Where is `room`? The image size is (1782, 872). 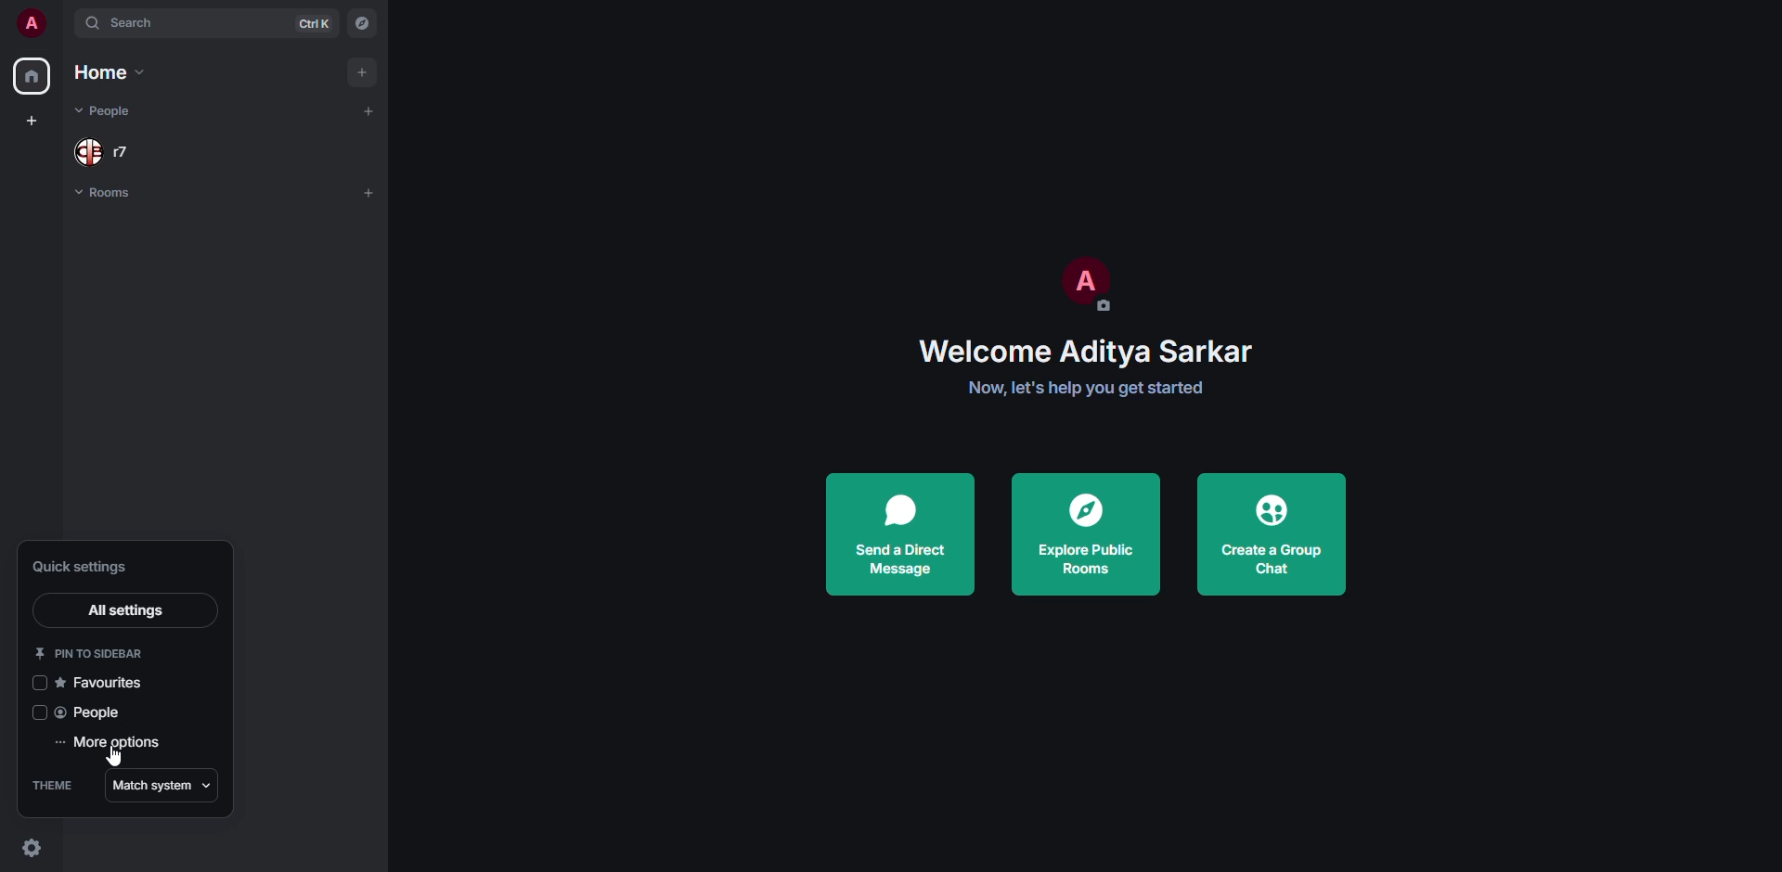 room is located at coordinates (104, 191).